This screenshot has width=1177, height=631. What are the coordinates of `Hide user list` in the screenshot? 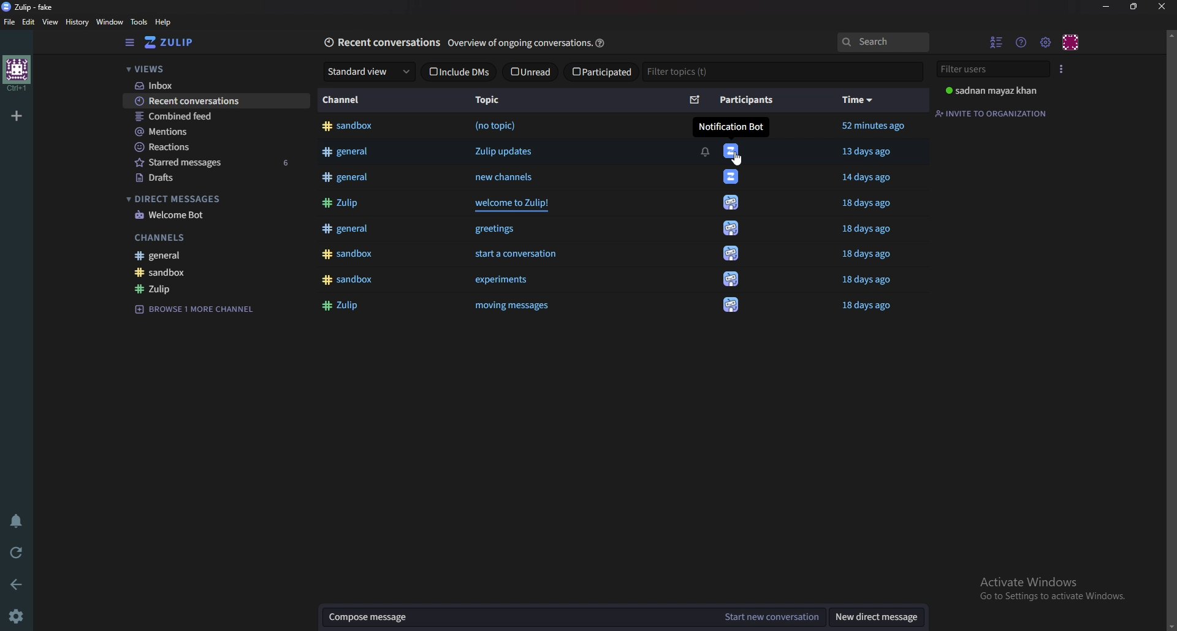 It's located at (995, 43).